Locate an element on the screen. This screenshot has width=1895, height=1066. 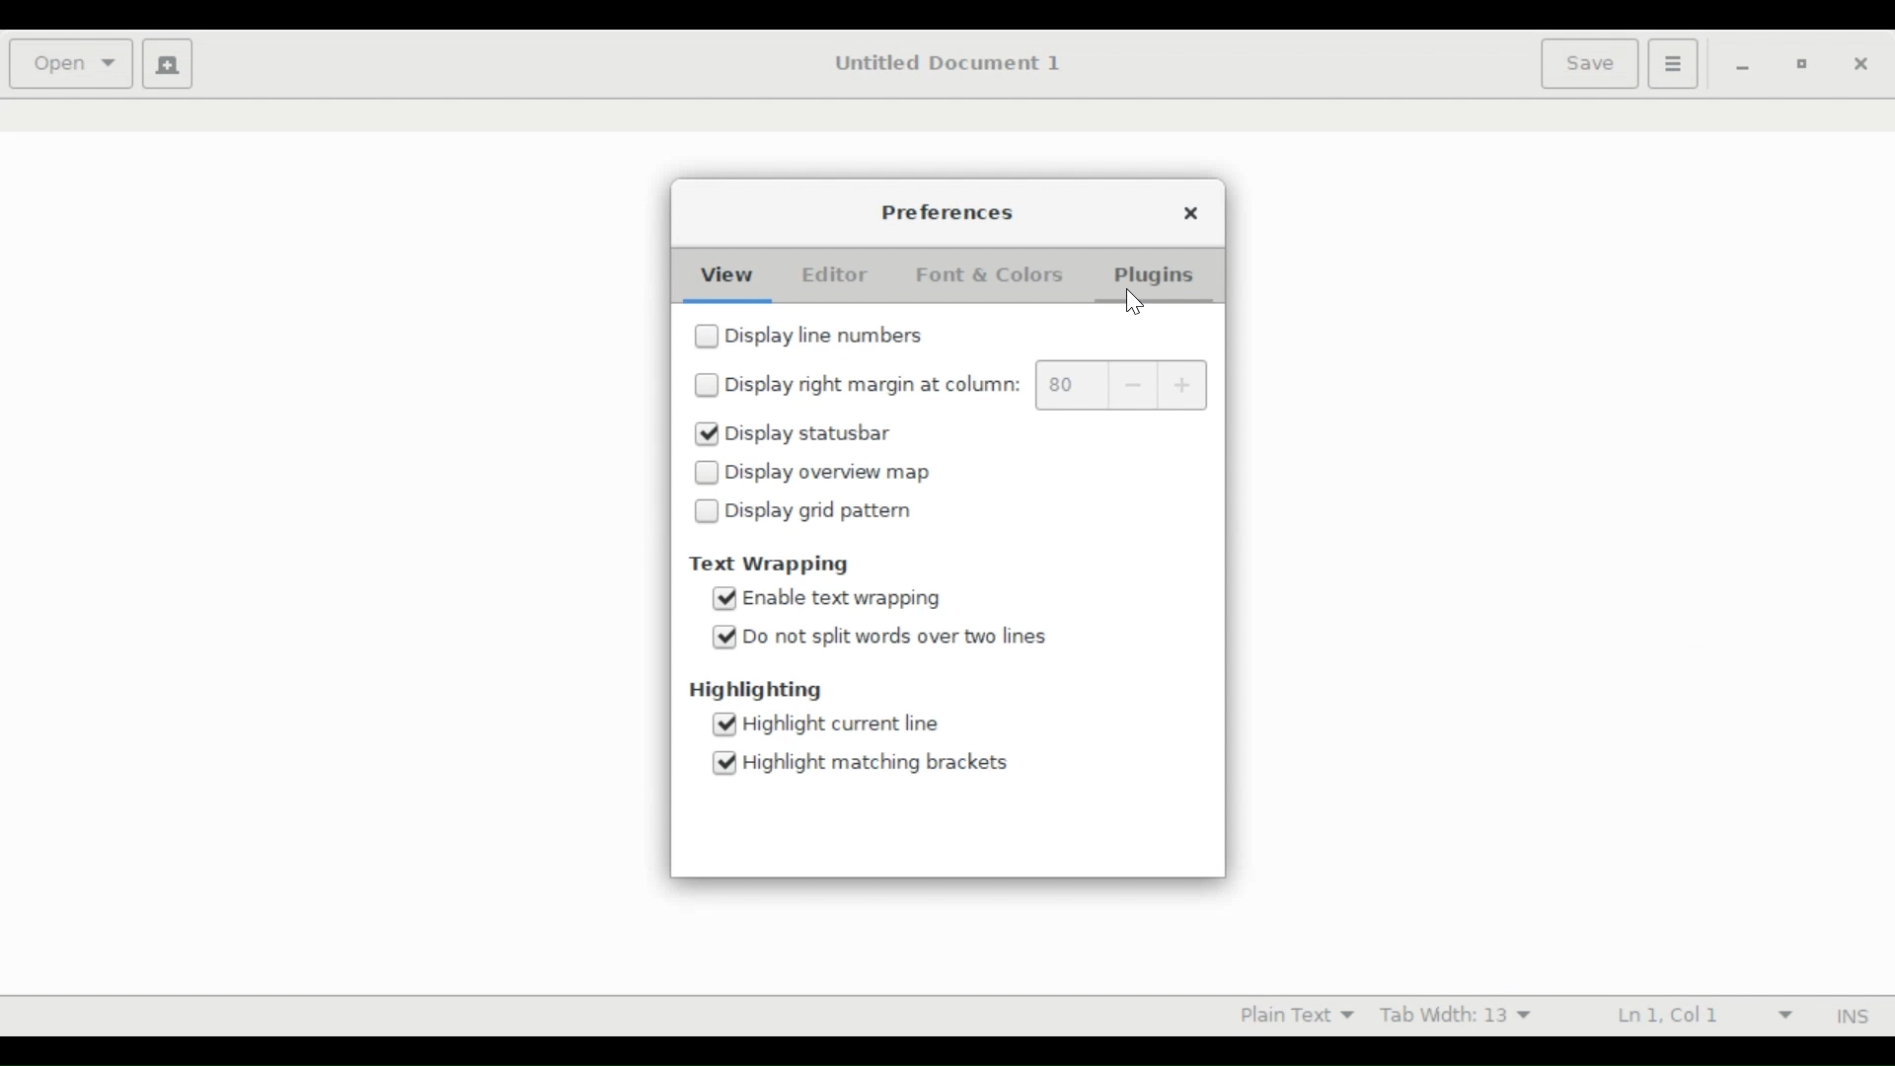
Close is located at coordinates (1192, 215).